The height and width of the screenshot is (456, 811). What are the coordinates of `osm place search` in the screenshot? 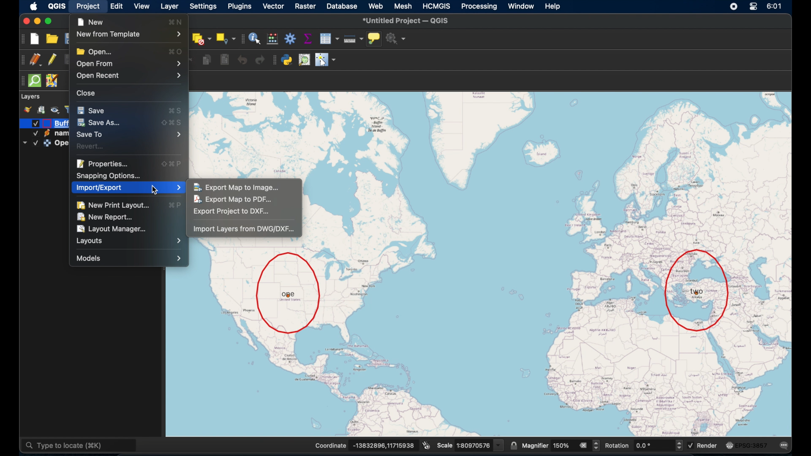 It's located at (304, 60).